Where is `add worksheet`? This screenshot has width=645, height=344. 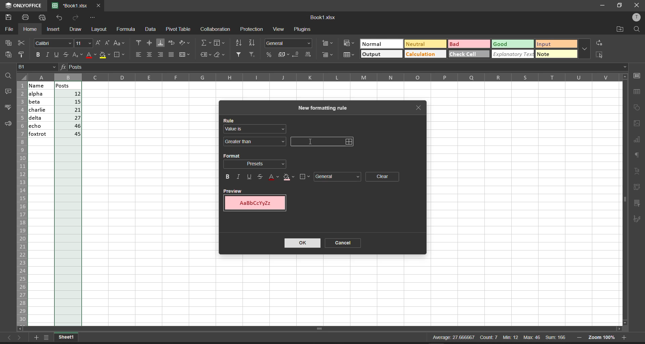
add worksheet is located at coordinates (36, 337).